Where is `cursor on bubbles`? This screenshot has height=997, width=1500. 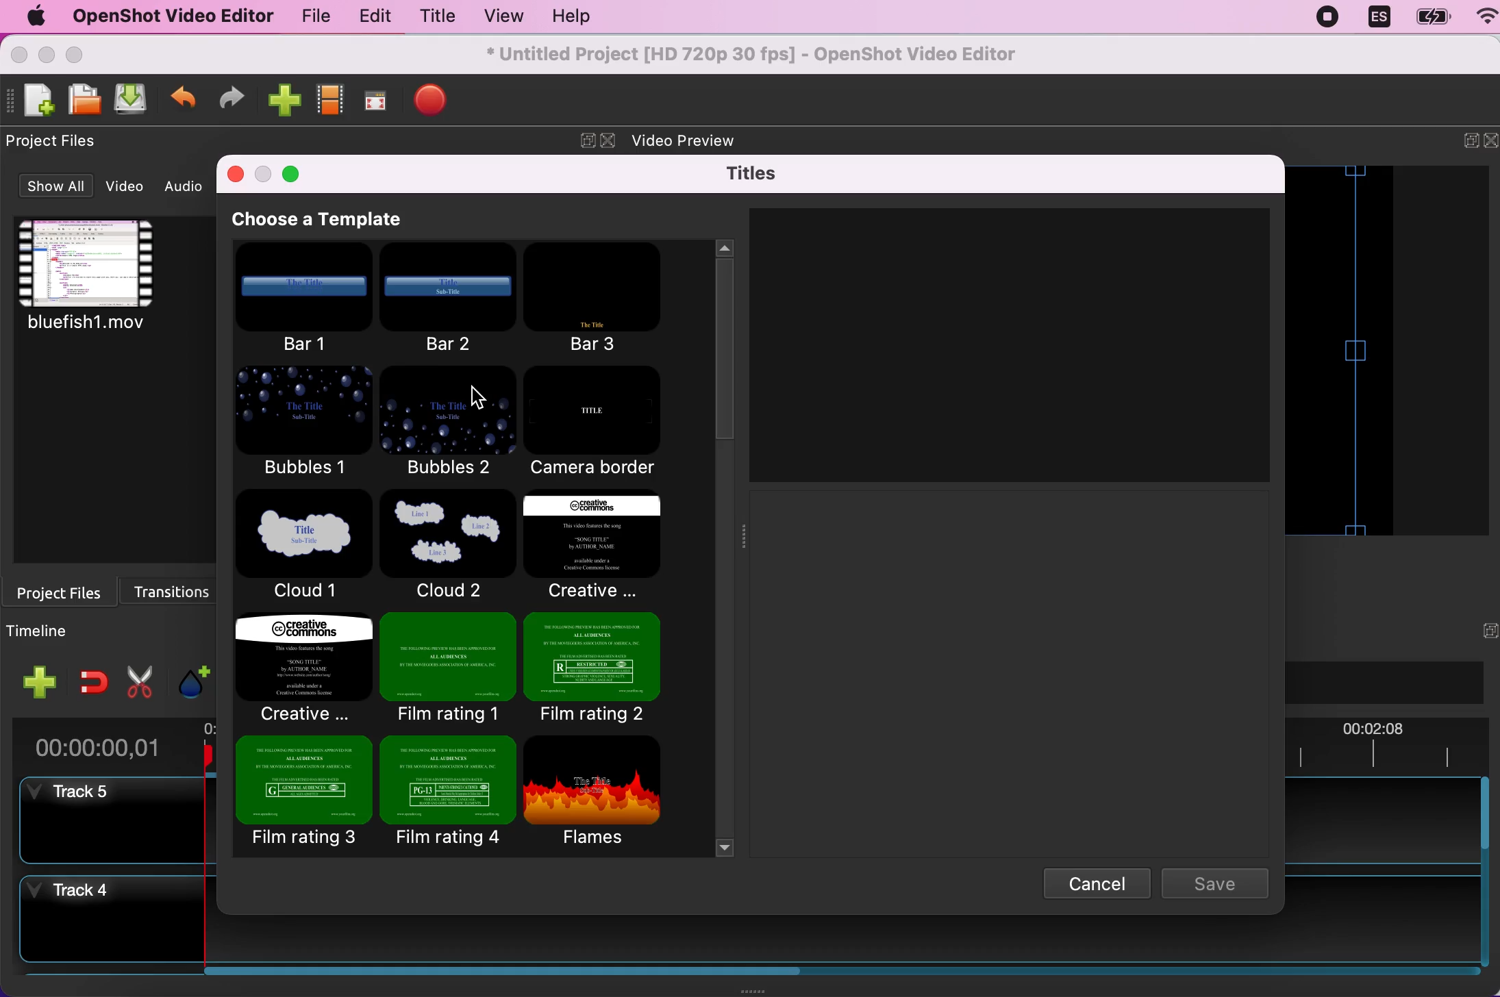
cursor on bubbles is located at coordinates (479, 399).